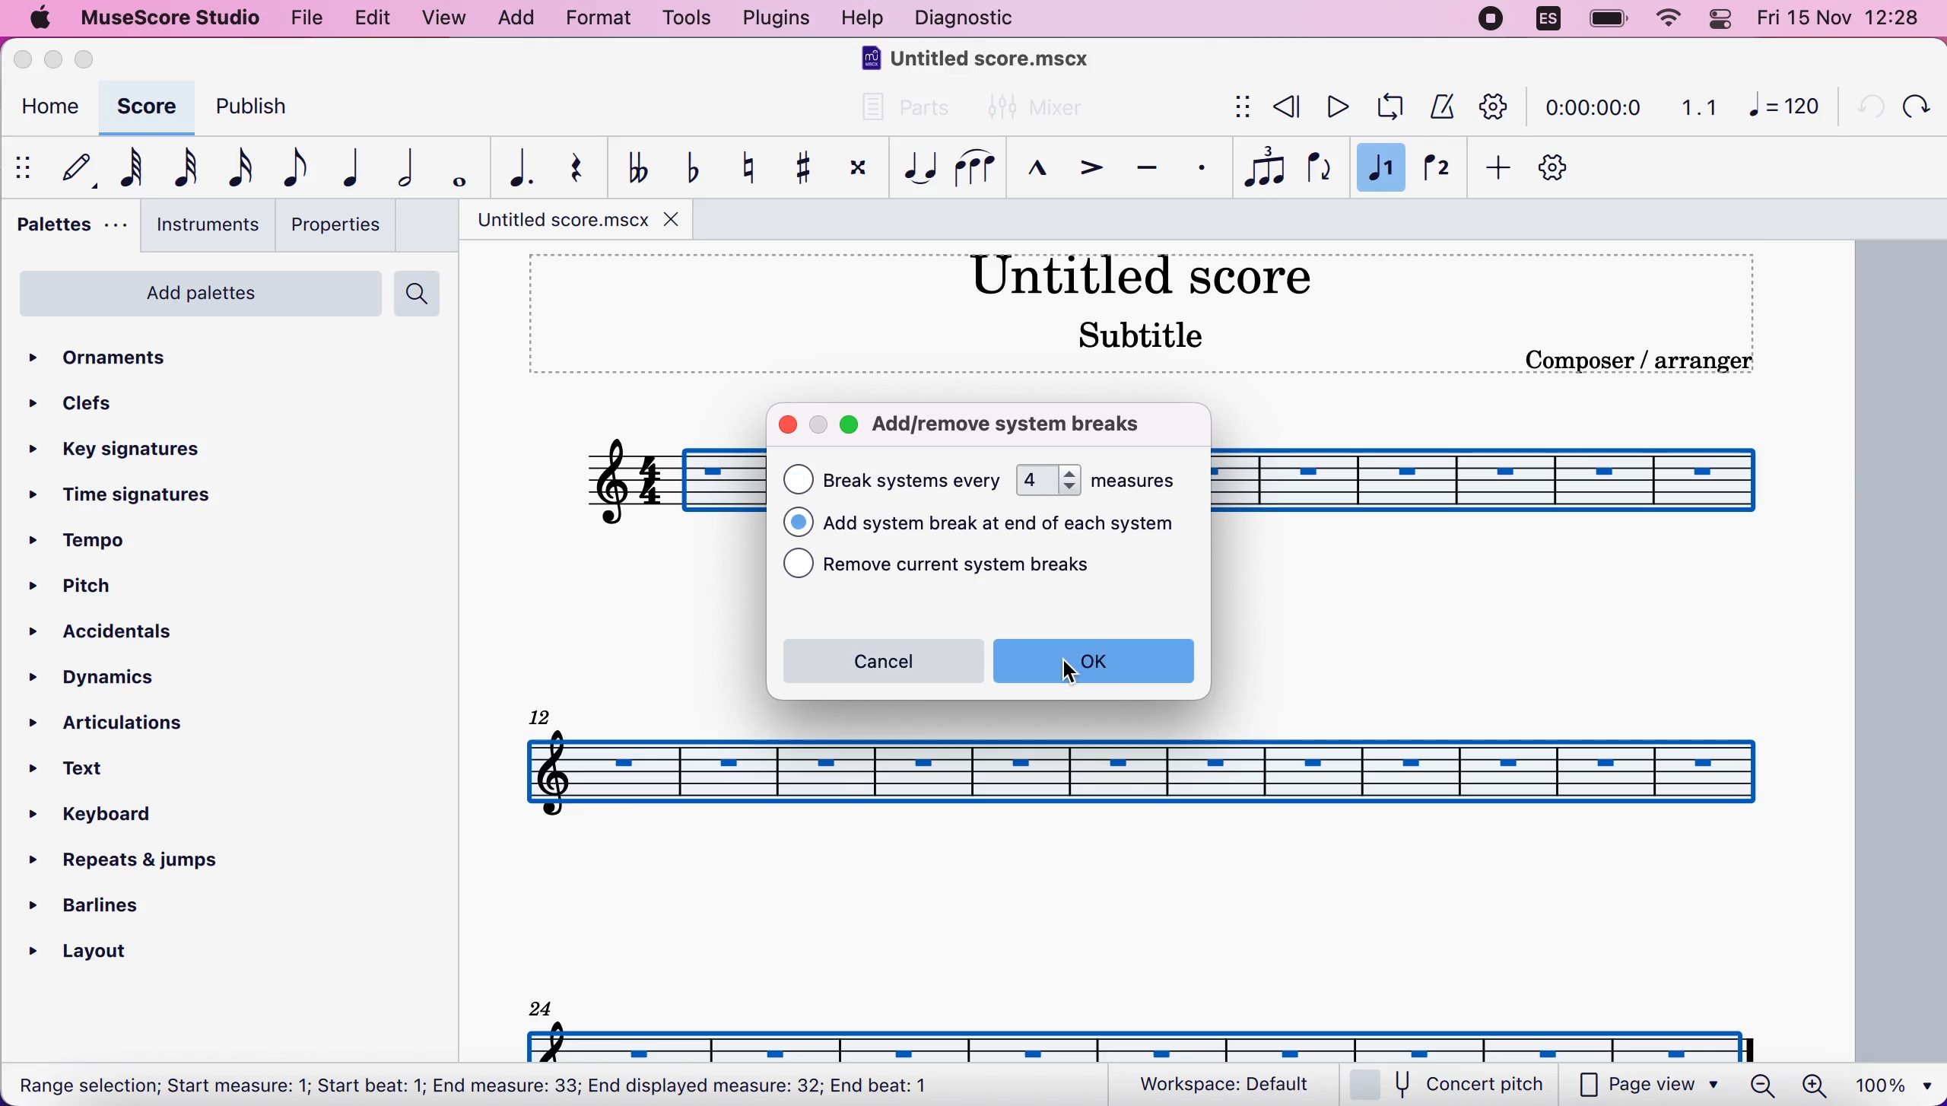  I want to click on 64th note, so click(132, 167).